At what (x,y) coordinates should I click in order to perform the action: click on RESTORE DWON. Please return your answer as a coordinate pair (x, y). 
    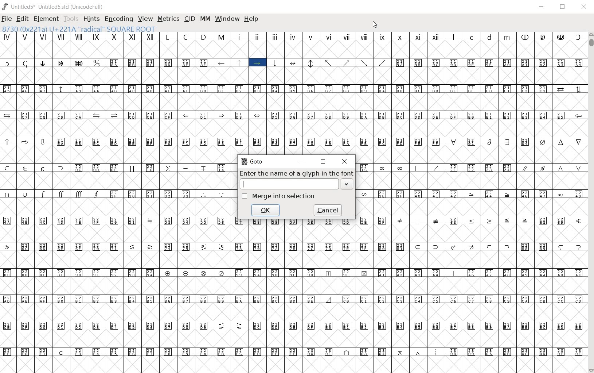
    Looking at the image, I should click on (563, 7).